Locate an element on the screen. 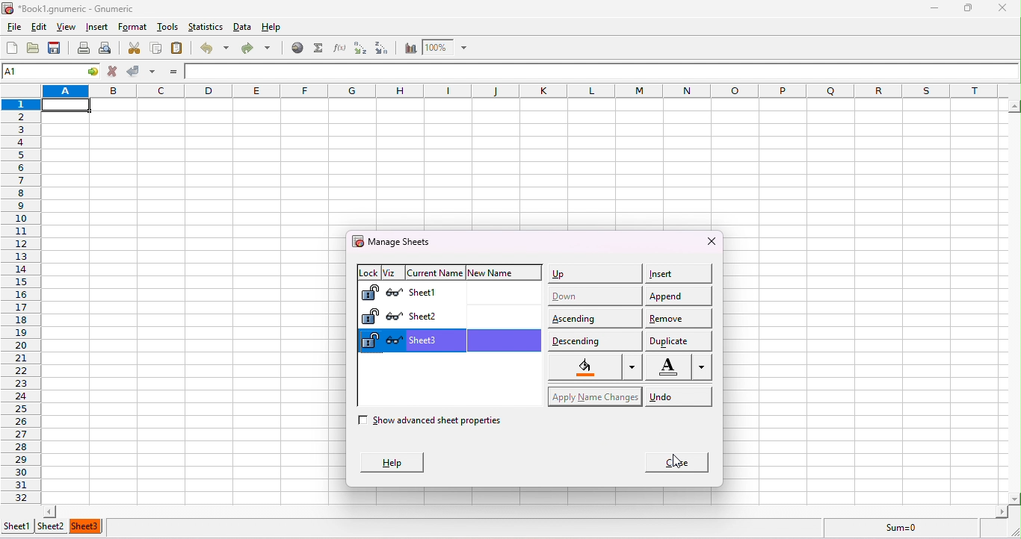  Lock sheet 1 is located at coordinates (370, 293).